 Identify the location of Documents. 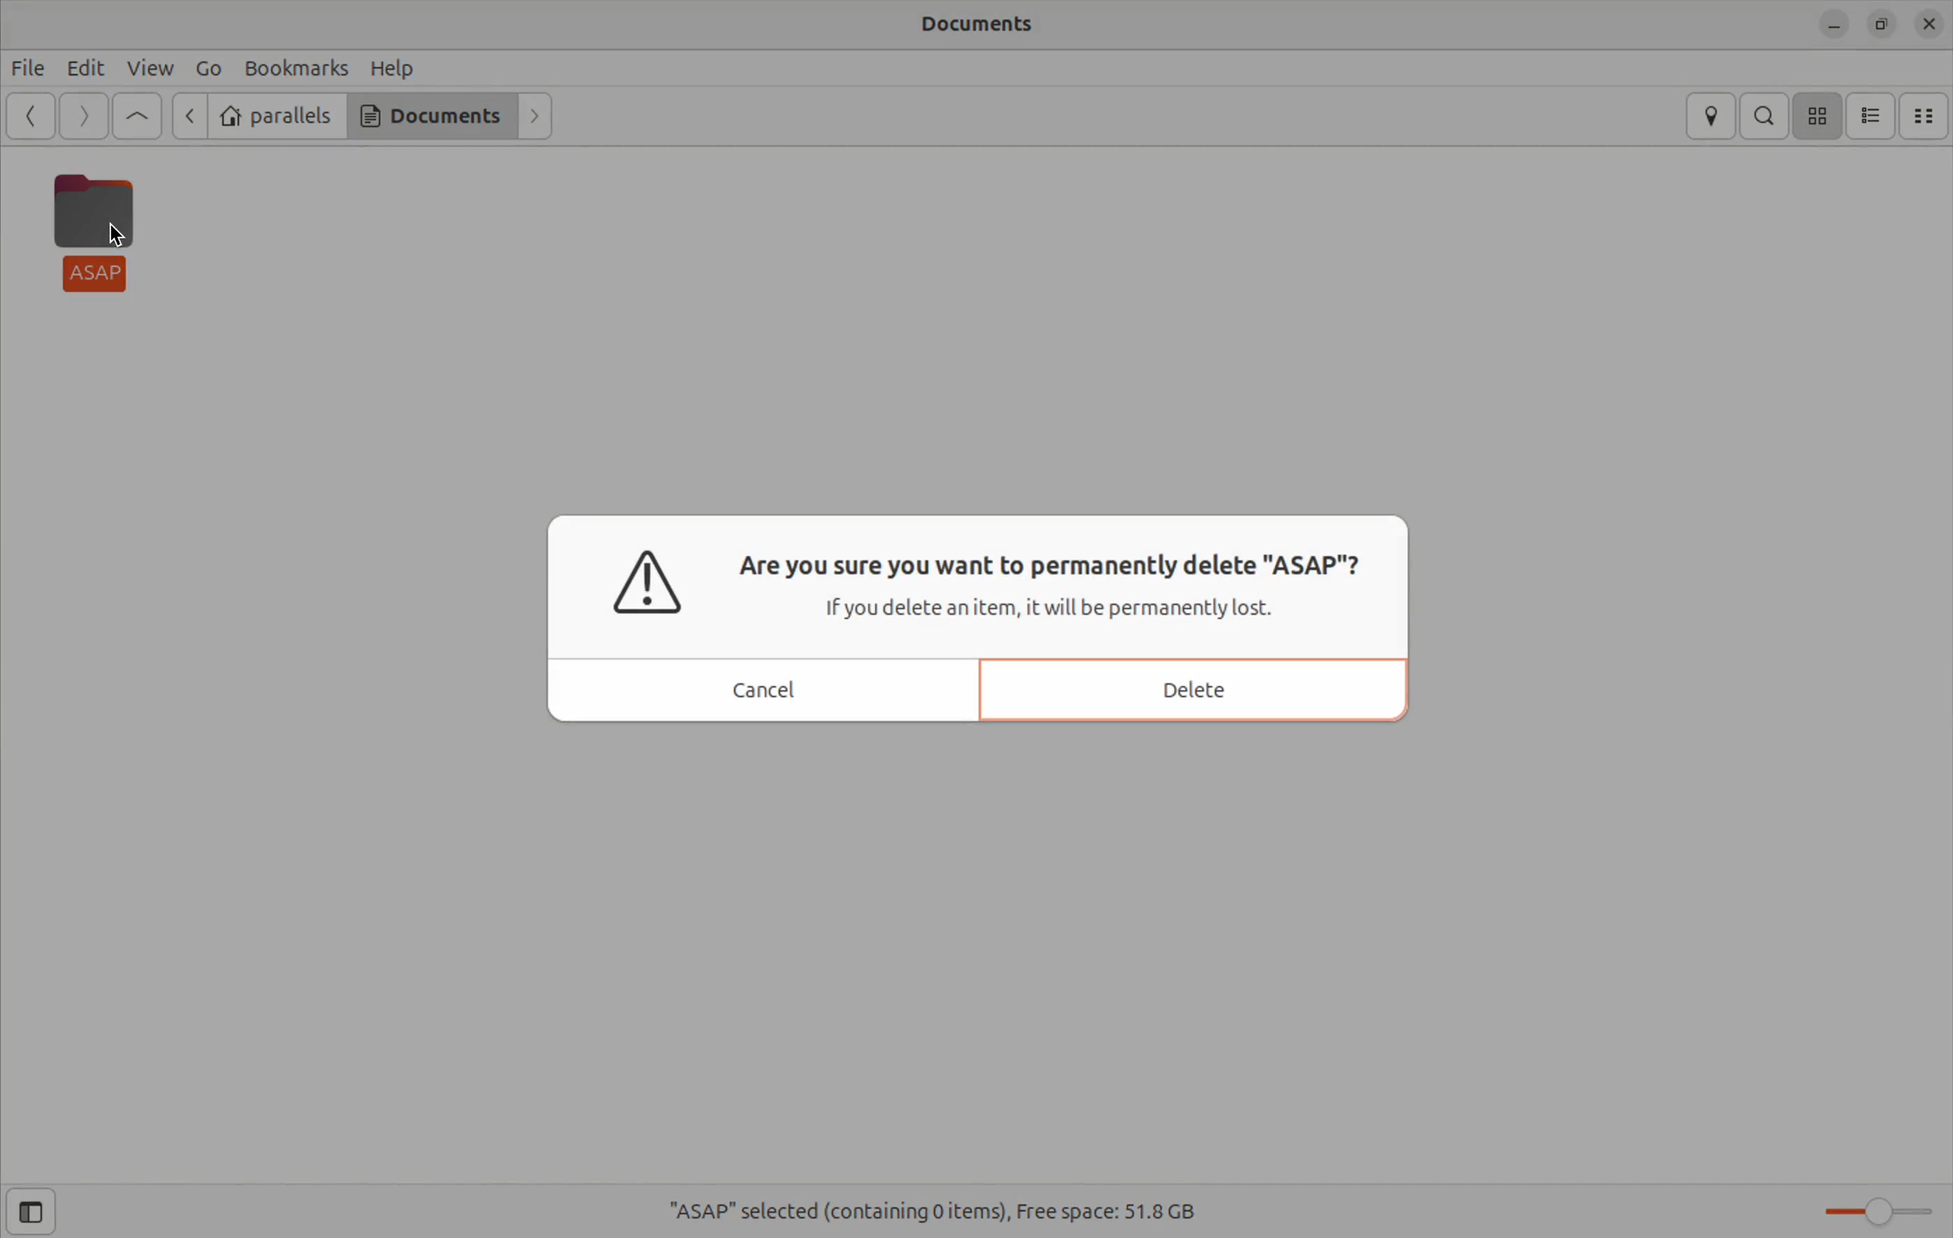
(431, 118).